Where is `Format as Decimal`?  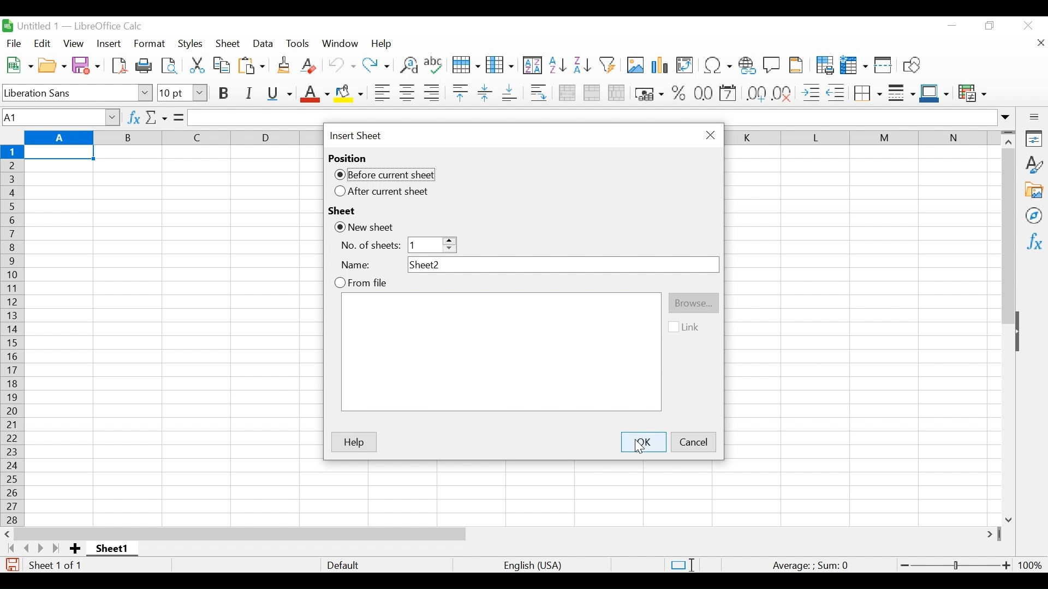 Format as Decimal is located at coordinates (756, 94).